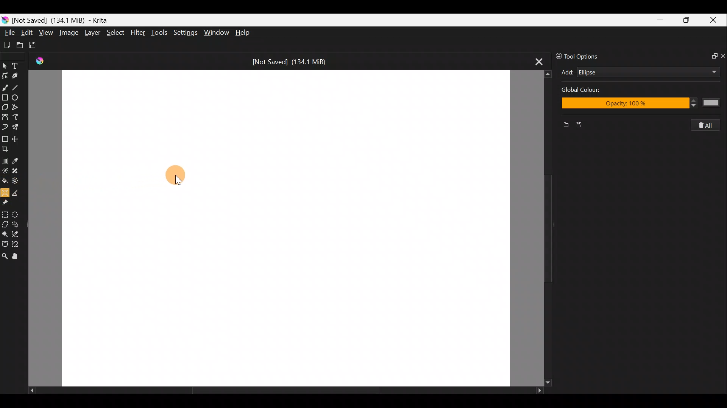 Image resolution: width=727 pixels, height=408 pixels. What do you see at coordinates (5, 171) in the screenshot?
I see `Colorize mask tool` at bounding box center [5, 171].